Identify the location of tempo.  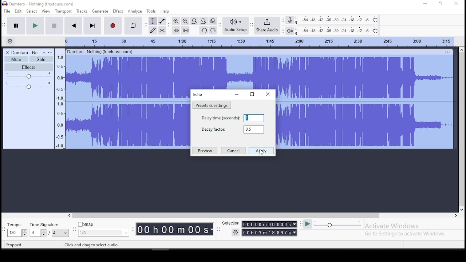
(17, 225).